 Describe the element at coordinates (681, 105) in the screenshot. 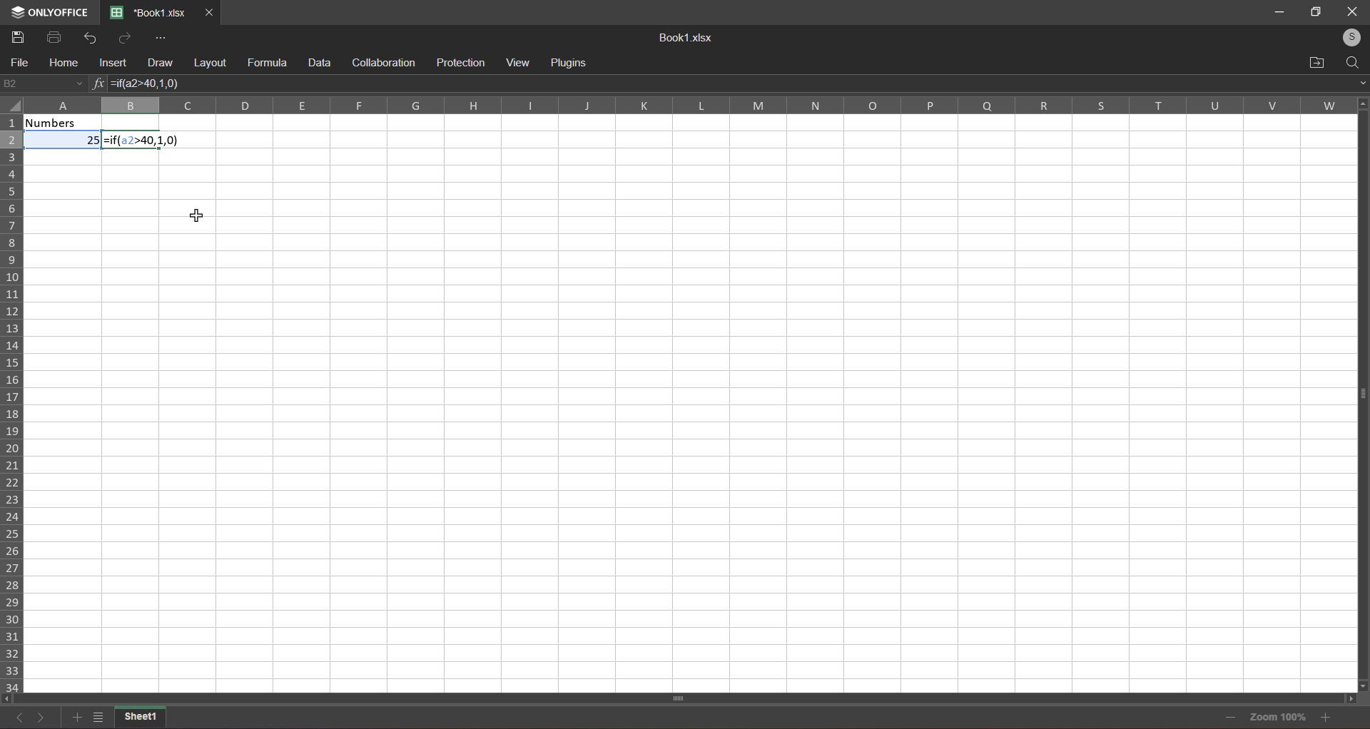

I see `Column Label` at that location.